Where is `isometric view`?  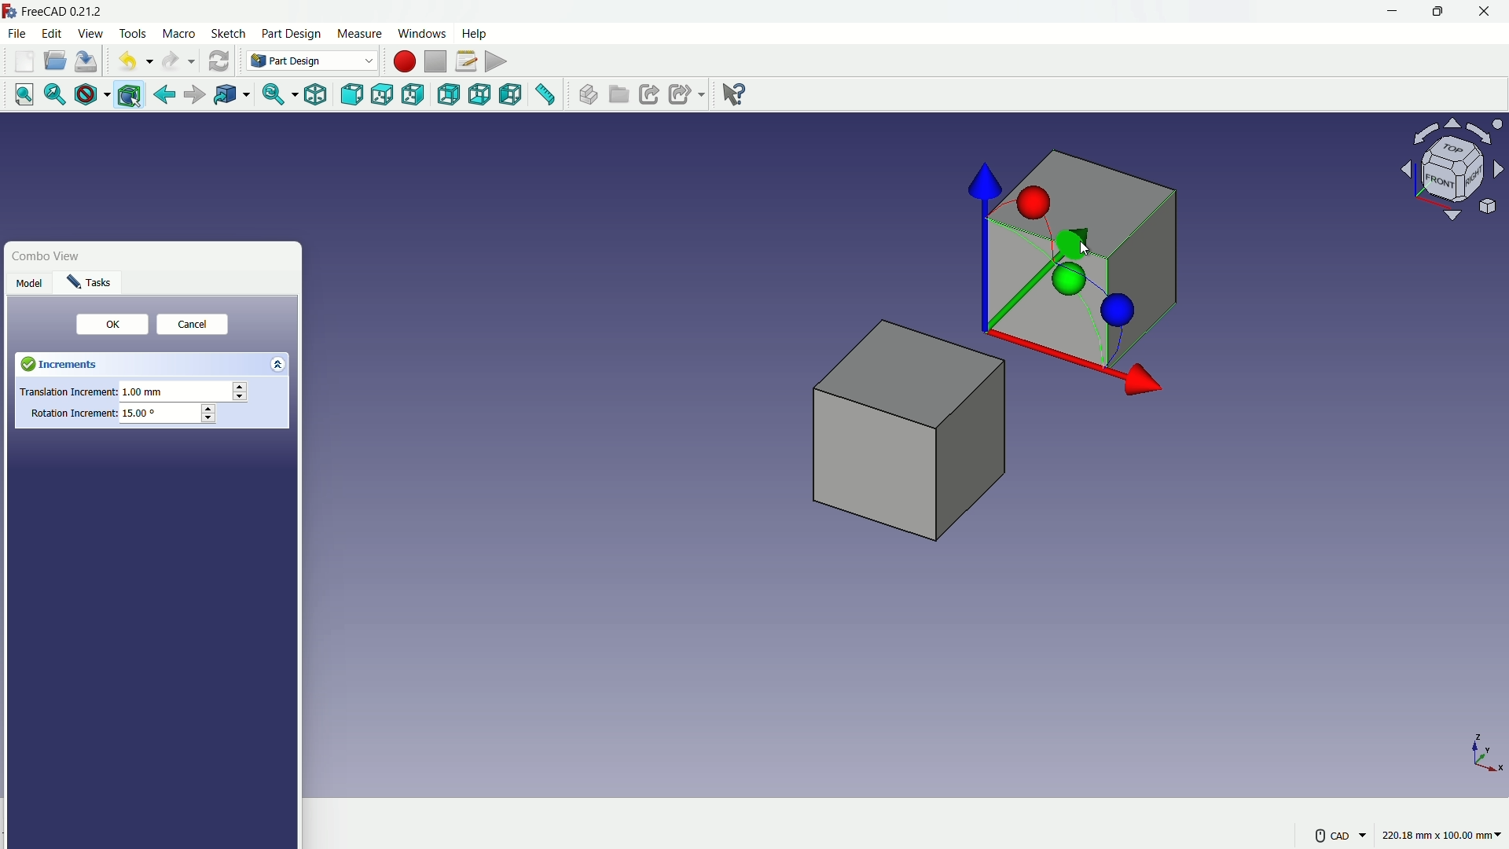 isometric view is located at coordinates (315, 96).